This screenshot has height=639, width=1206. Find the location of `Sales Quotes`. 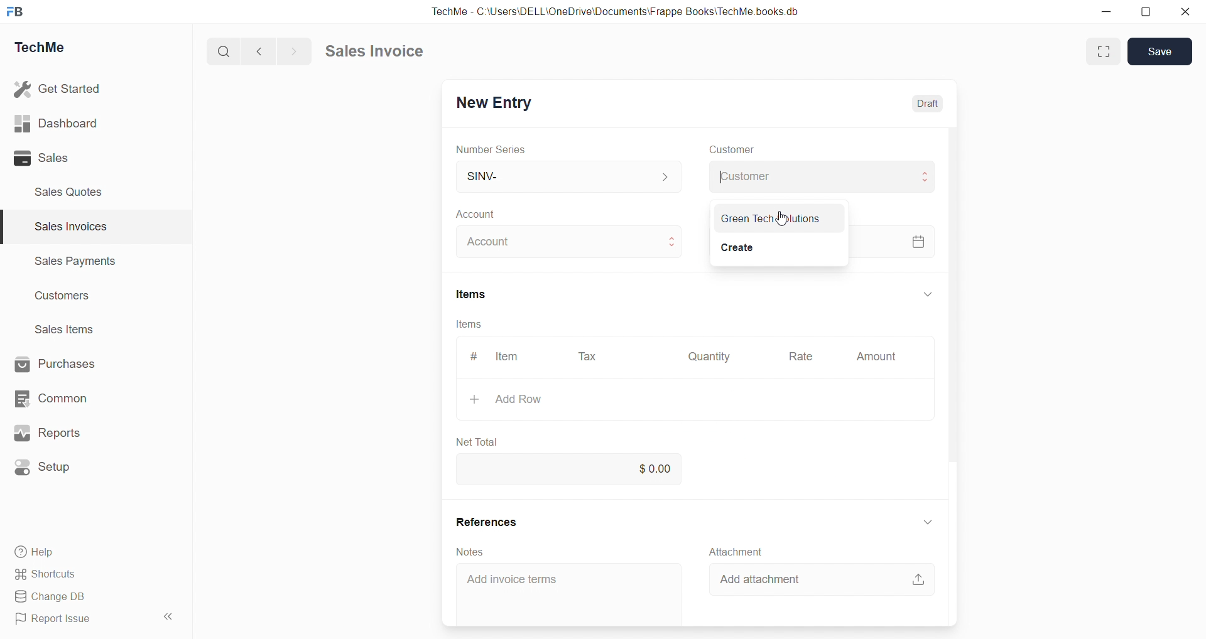

Sales Quotes is located at coordinates (70, 192).